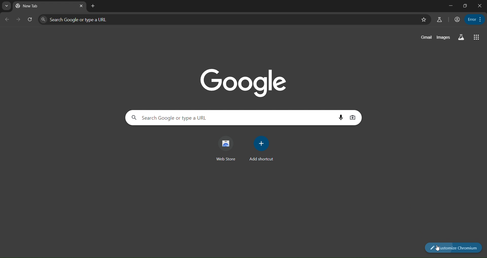  Describe the element at coordinates (19, 20) in the screenshot. I see `go forward one page` at that location.